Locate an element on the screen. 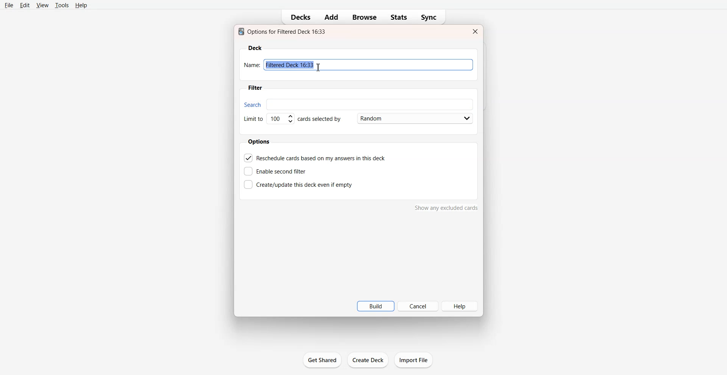 The width and height of the screenshot is (727, 375). View is located at coordinates (42, 5).